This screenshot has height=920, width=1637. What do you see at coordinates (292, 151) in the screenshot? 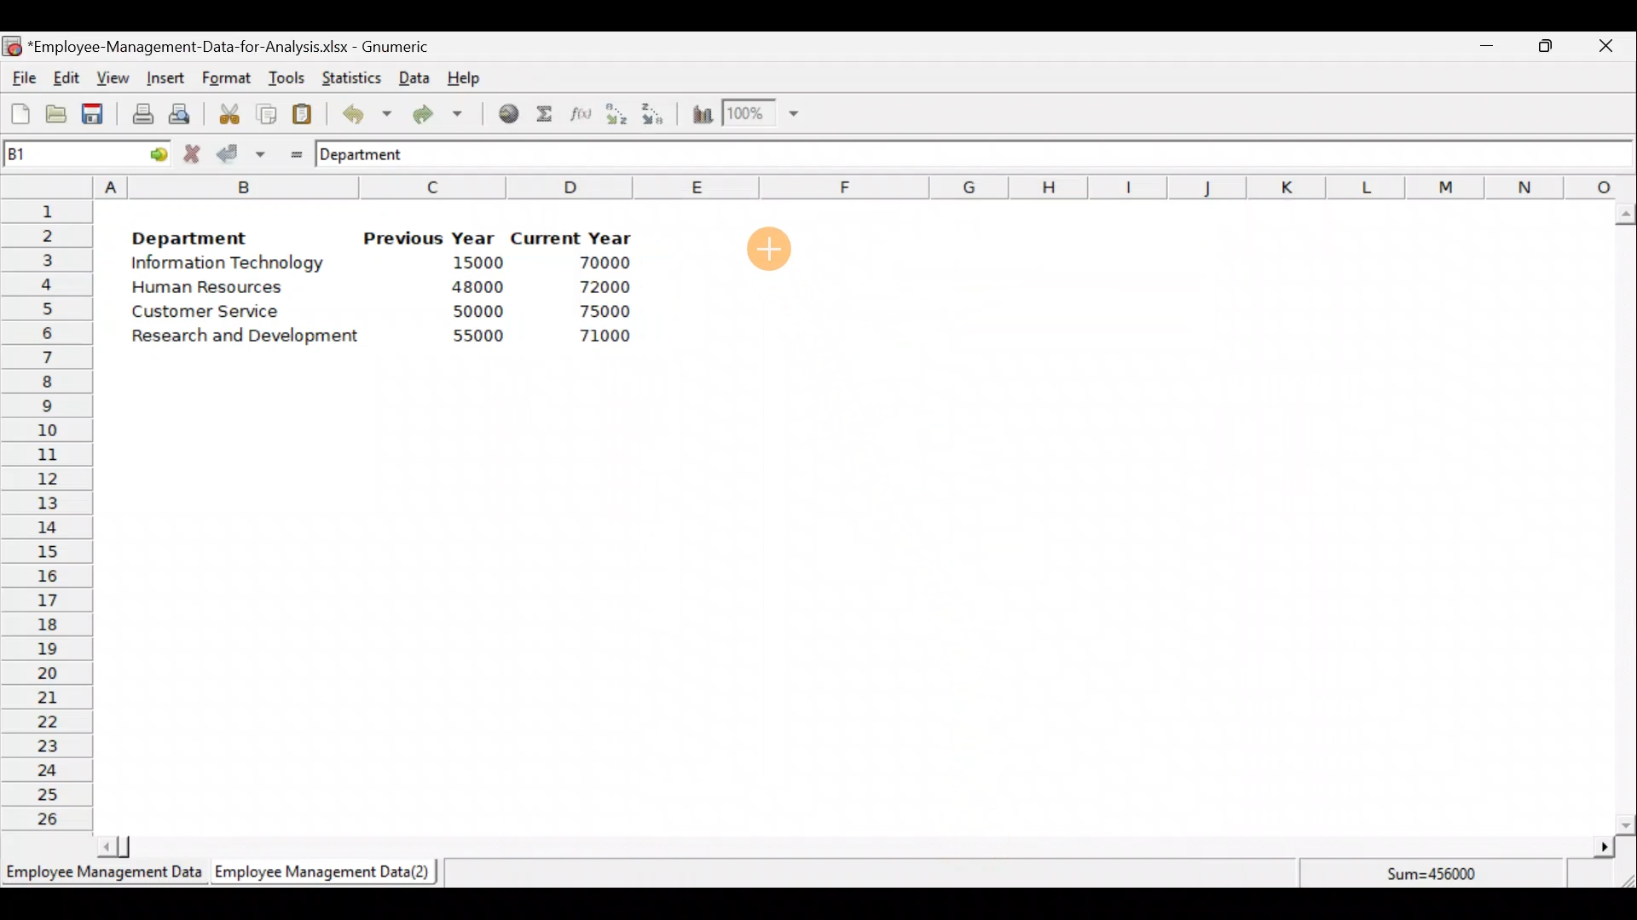
I see `Enter formula` at bounding box center [292, 151].